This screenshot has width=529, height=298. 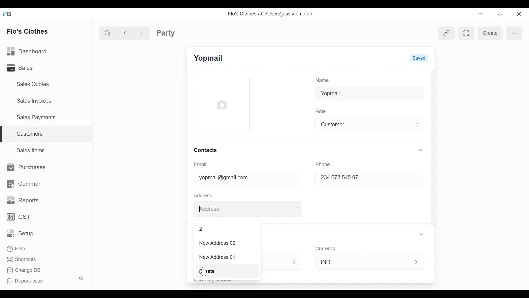 I want to click on Email, so click(x=200, y=164).